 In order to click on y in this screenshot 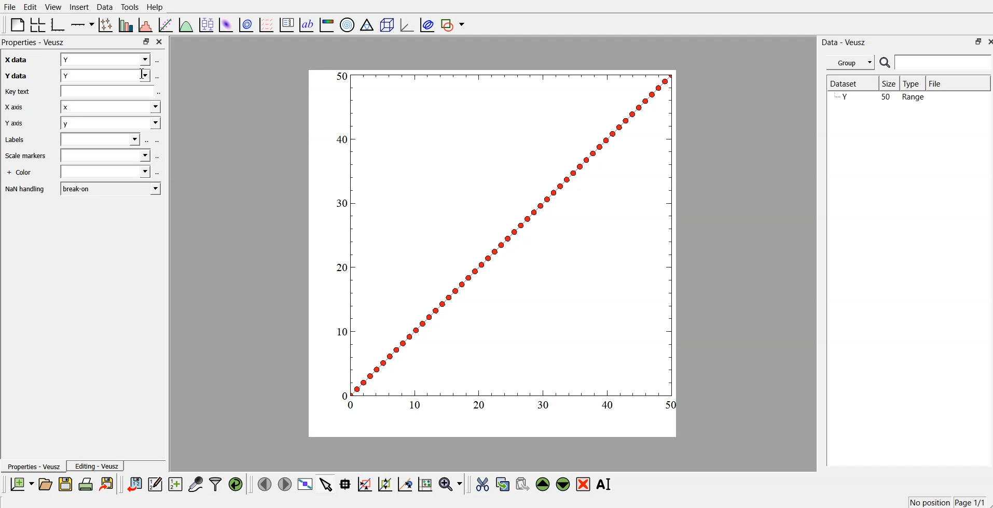, I will do `click(104, 77)`.